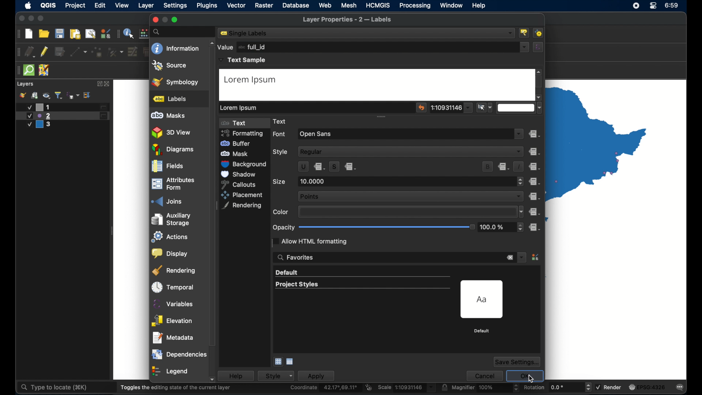  Describe the element at coordinates (29, 70) in the screenshot. I see `quick osm` at that location.